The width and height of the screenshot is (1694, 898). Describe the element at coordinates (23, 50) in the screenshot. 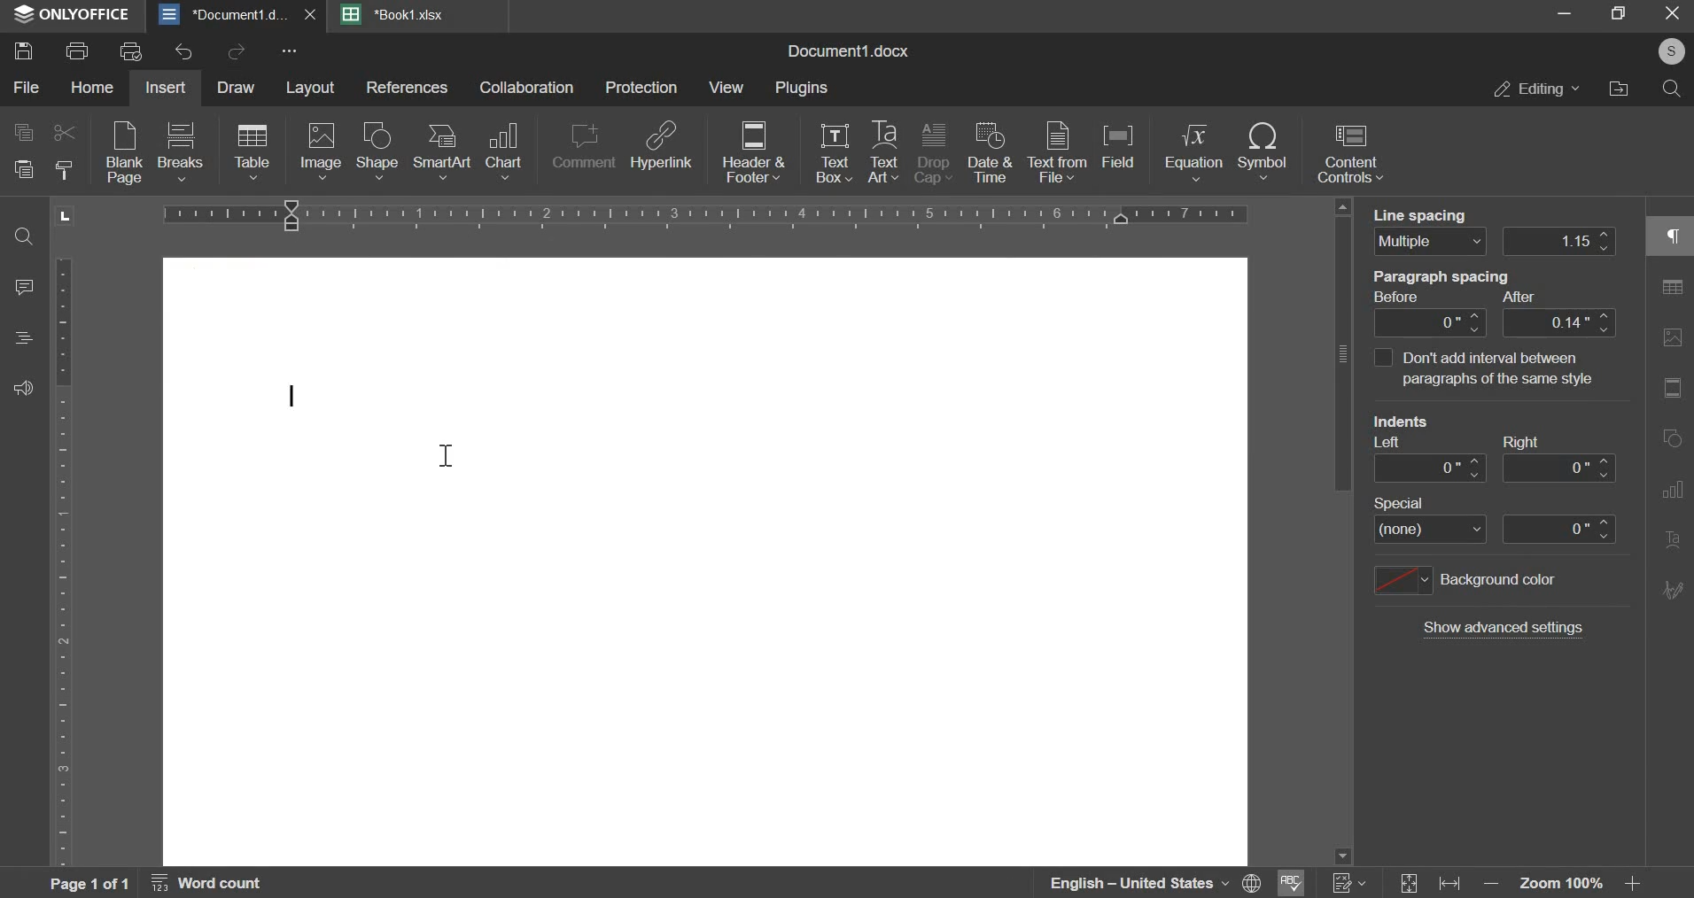

I see `save` at that location.